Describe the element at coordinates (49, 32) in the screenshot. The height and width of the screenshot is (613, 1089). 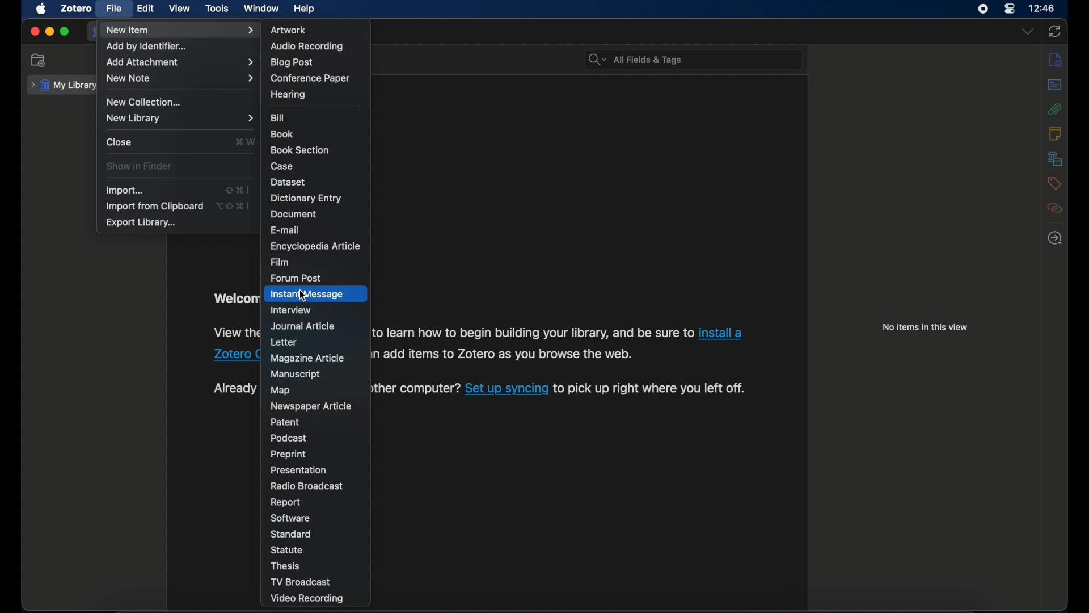
I see `minimize` at that location.